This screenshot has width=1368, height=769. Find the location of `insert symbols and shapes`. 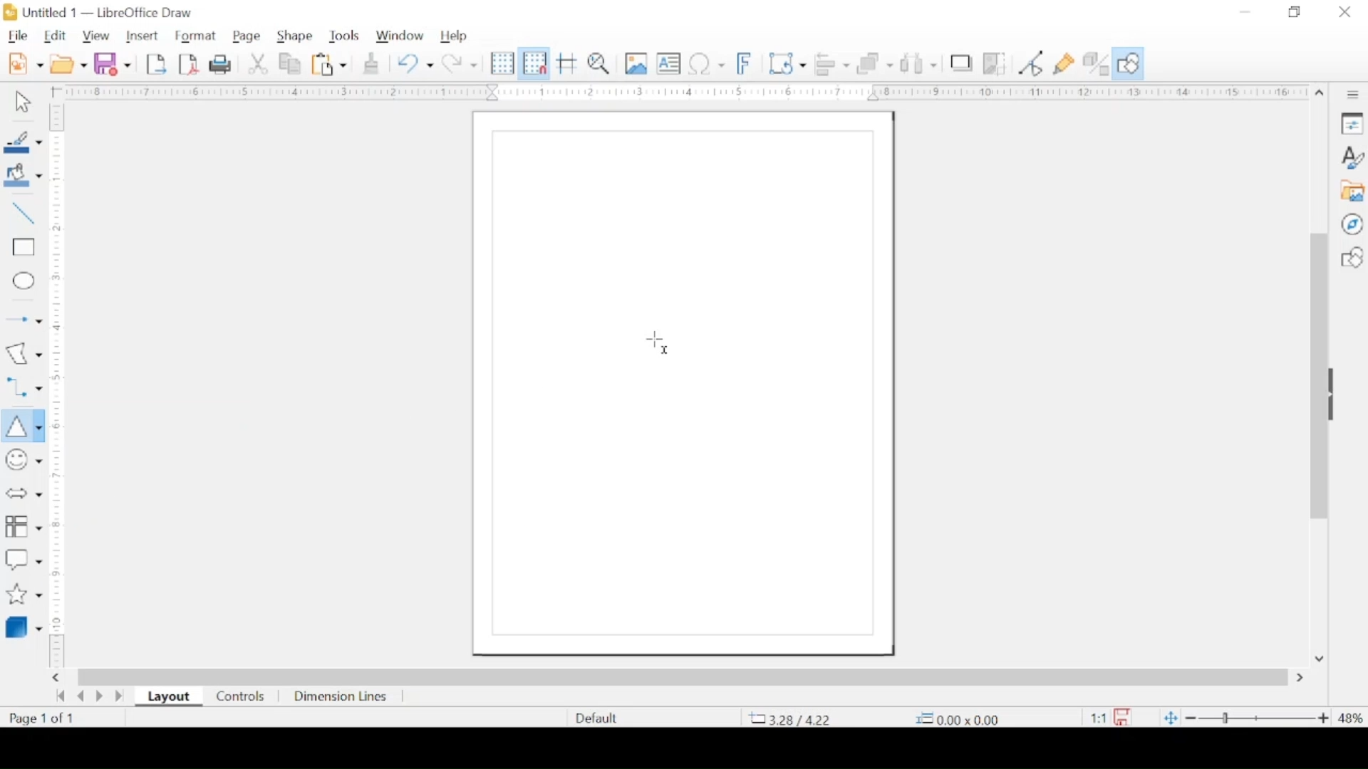

insert symbols and shapes is located at coordinates (23, 460).